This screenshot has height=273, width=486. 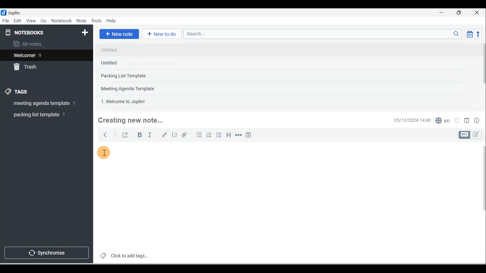 What do you see at coordinates (122, 255) in the screenshot?
I see `Click to add tags` at bounding box center [122, 255].